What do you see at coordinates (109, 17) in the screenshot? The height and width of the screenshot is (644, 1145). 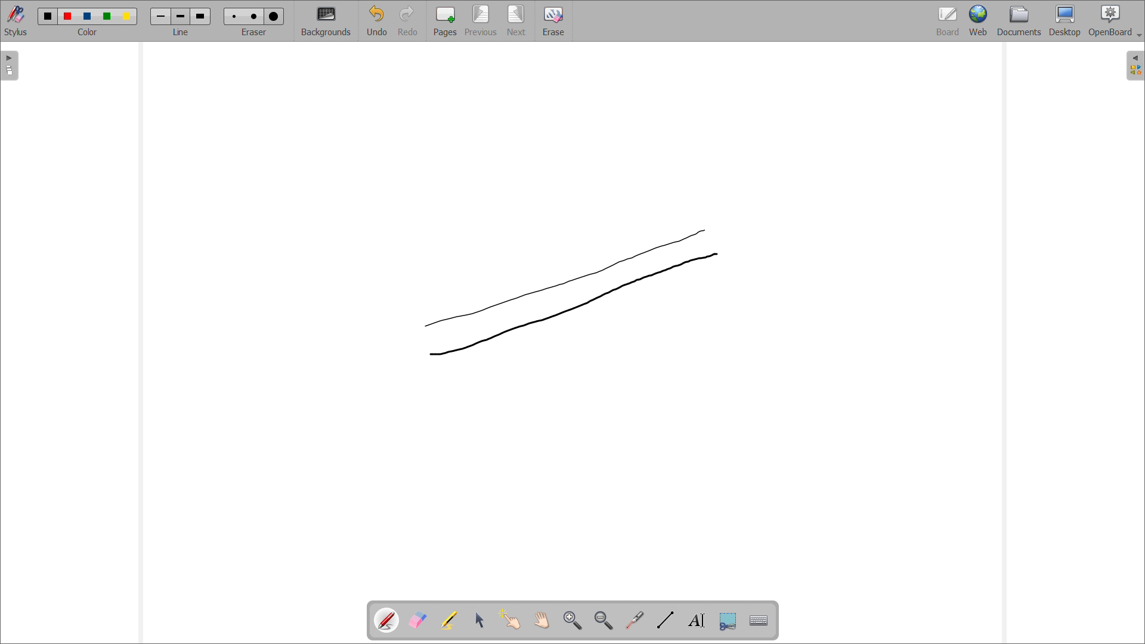 I see `color` at bounding box center [109, 17].